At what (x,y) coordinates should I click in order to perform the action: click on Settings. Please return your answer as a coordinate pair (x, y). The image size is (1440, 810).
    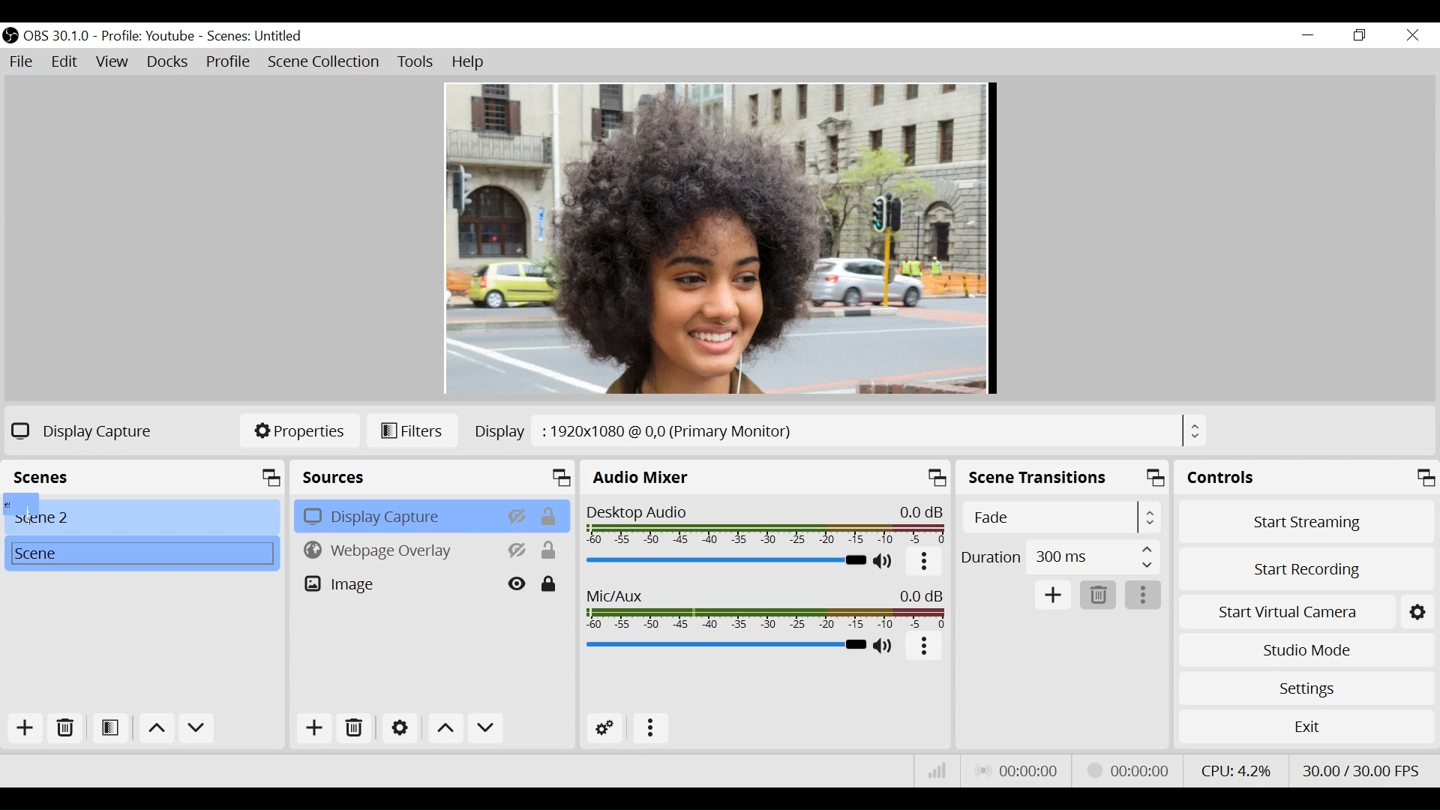
    Looking at the image, I should click on (399, 727).